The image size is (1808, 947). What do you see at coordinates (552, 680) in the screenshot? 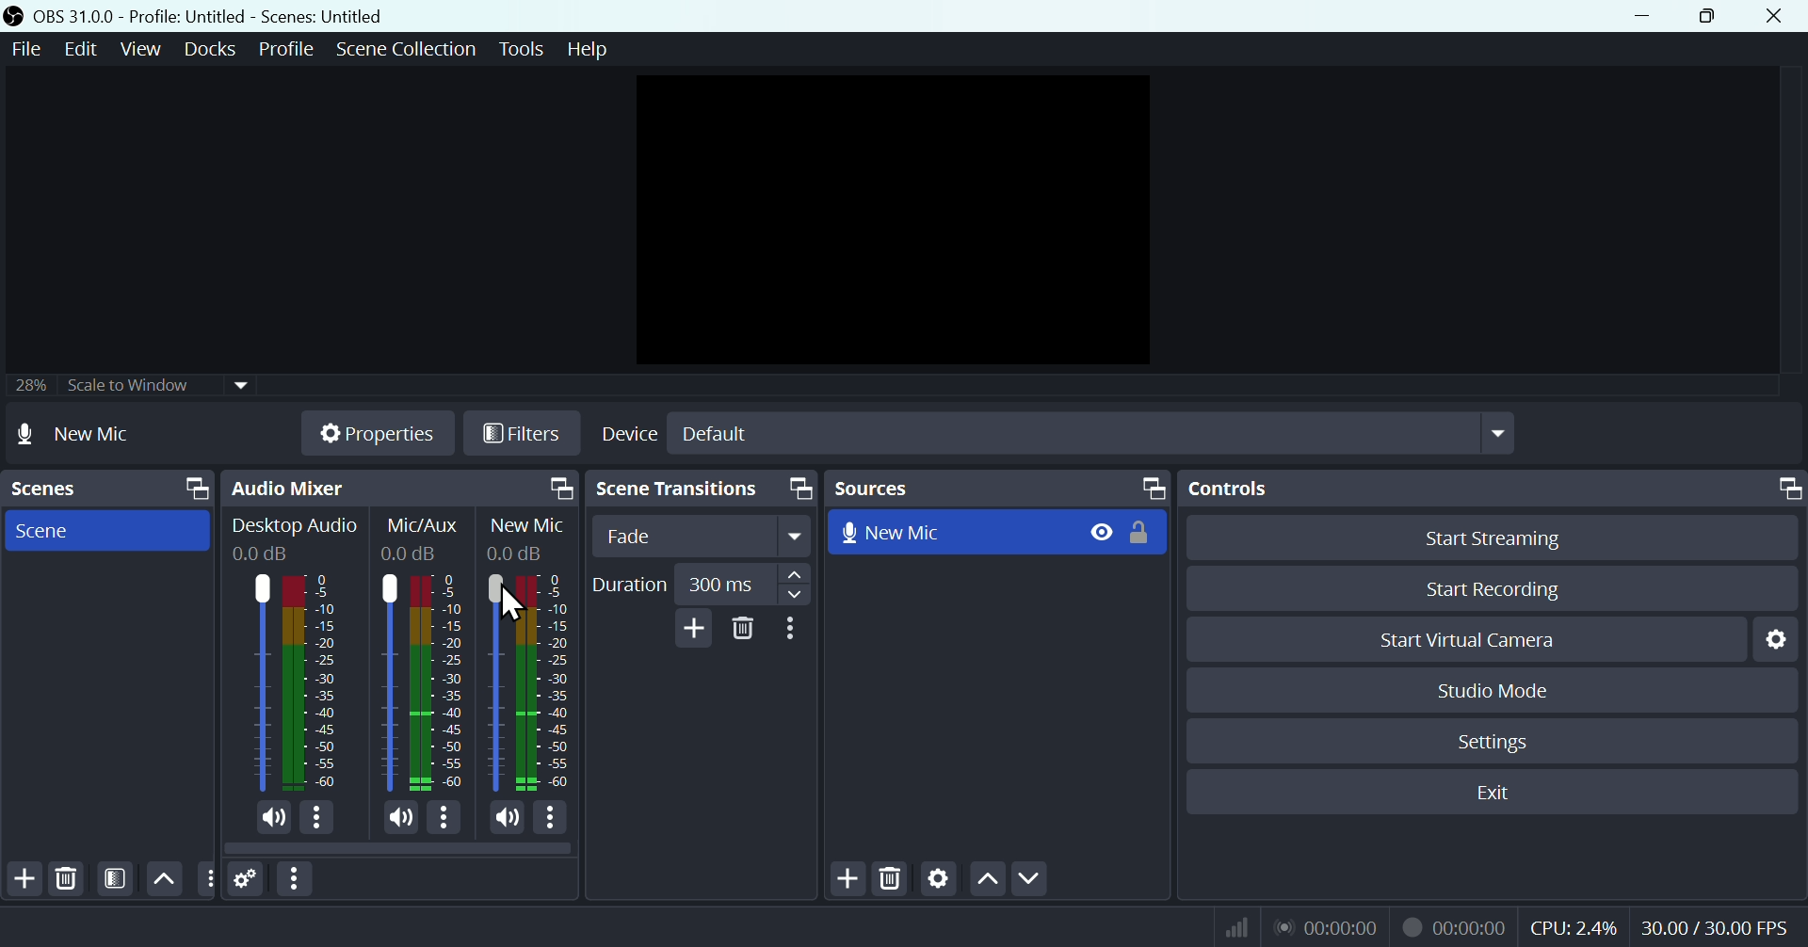
I see `Mic` at bounding box center [552, 680].